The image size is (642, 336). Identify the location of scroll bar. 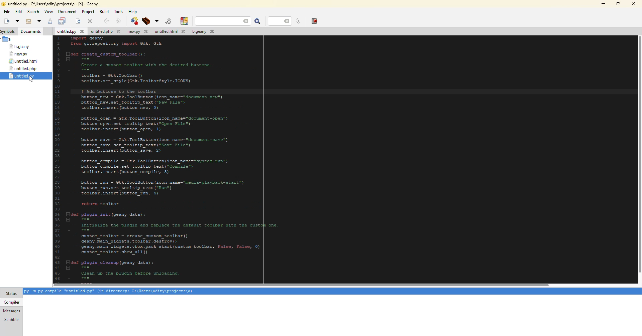
(643, 160).